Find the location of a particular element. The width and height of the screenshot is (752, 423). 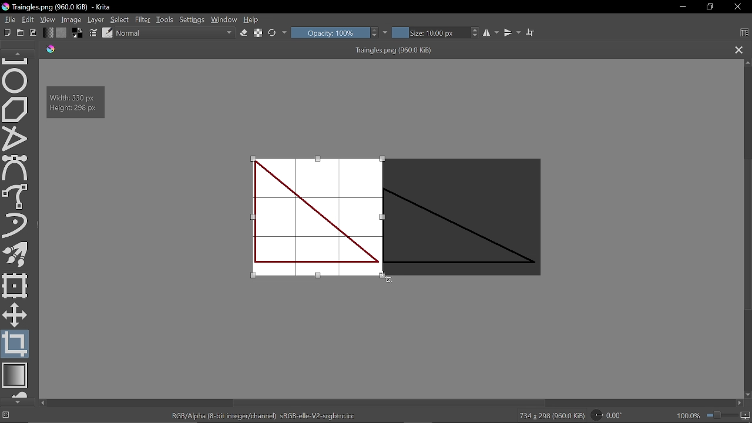

Close is located at coordinates (739, 8).